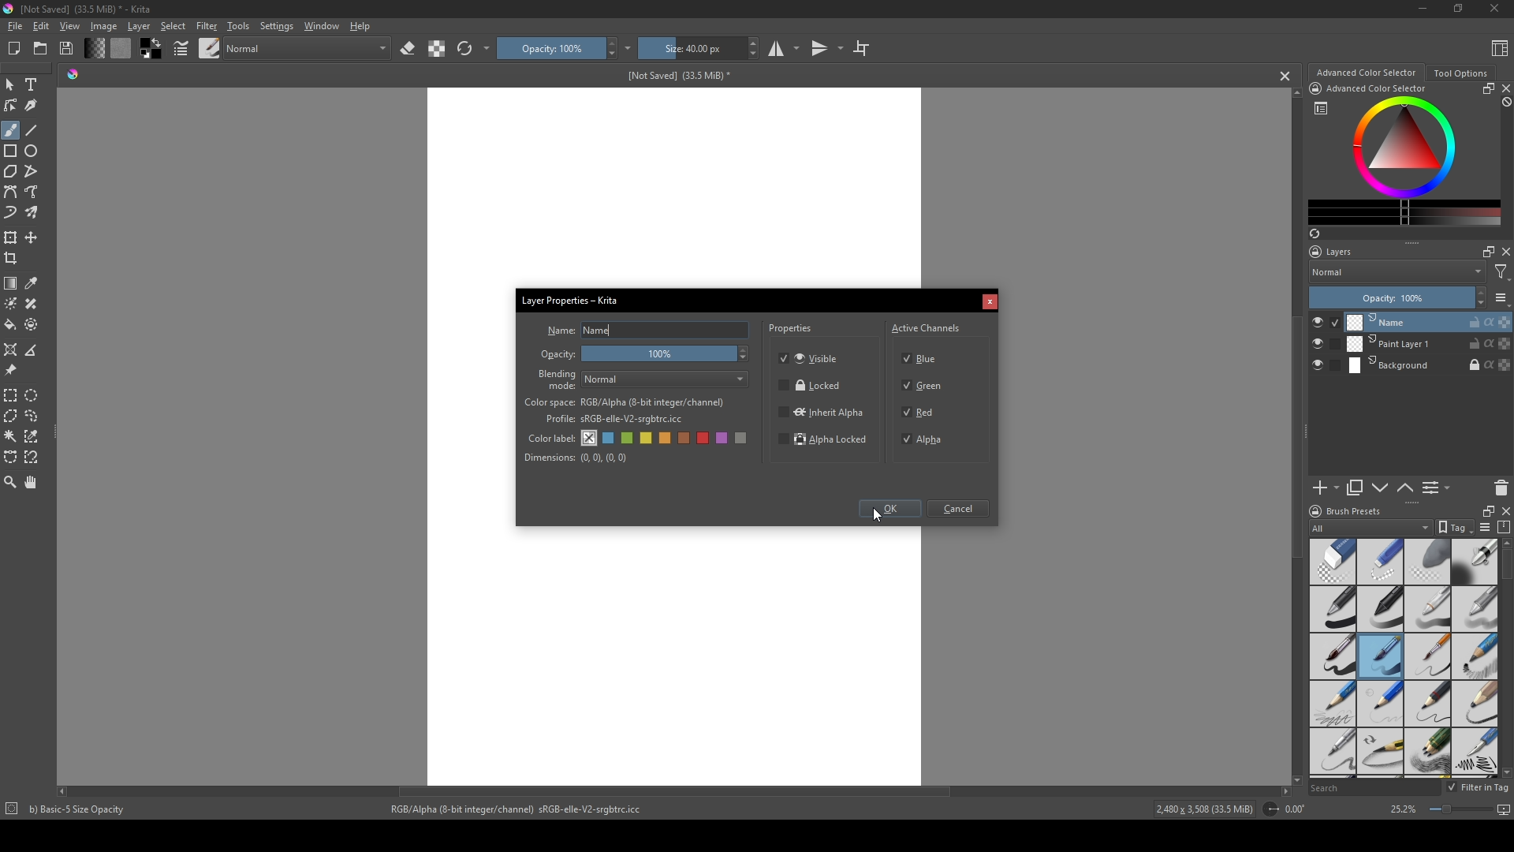 The width and height of the screenshot is (1514, 852). Describe the element at coordinates (1475, 753) in the screenshot. I see `calligraphy pen` at that location.